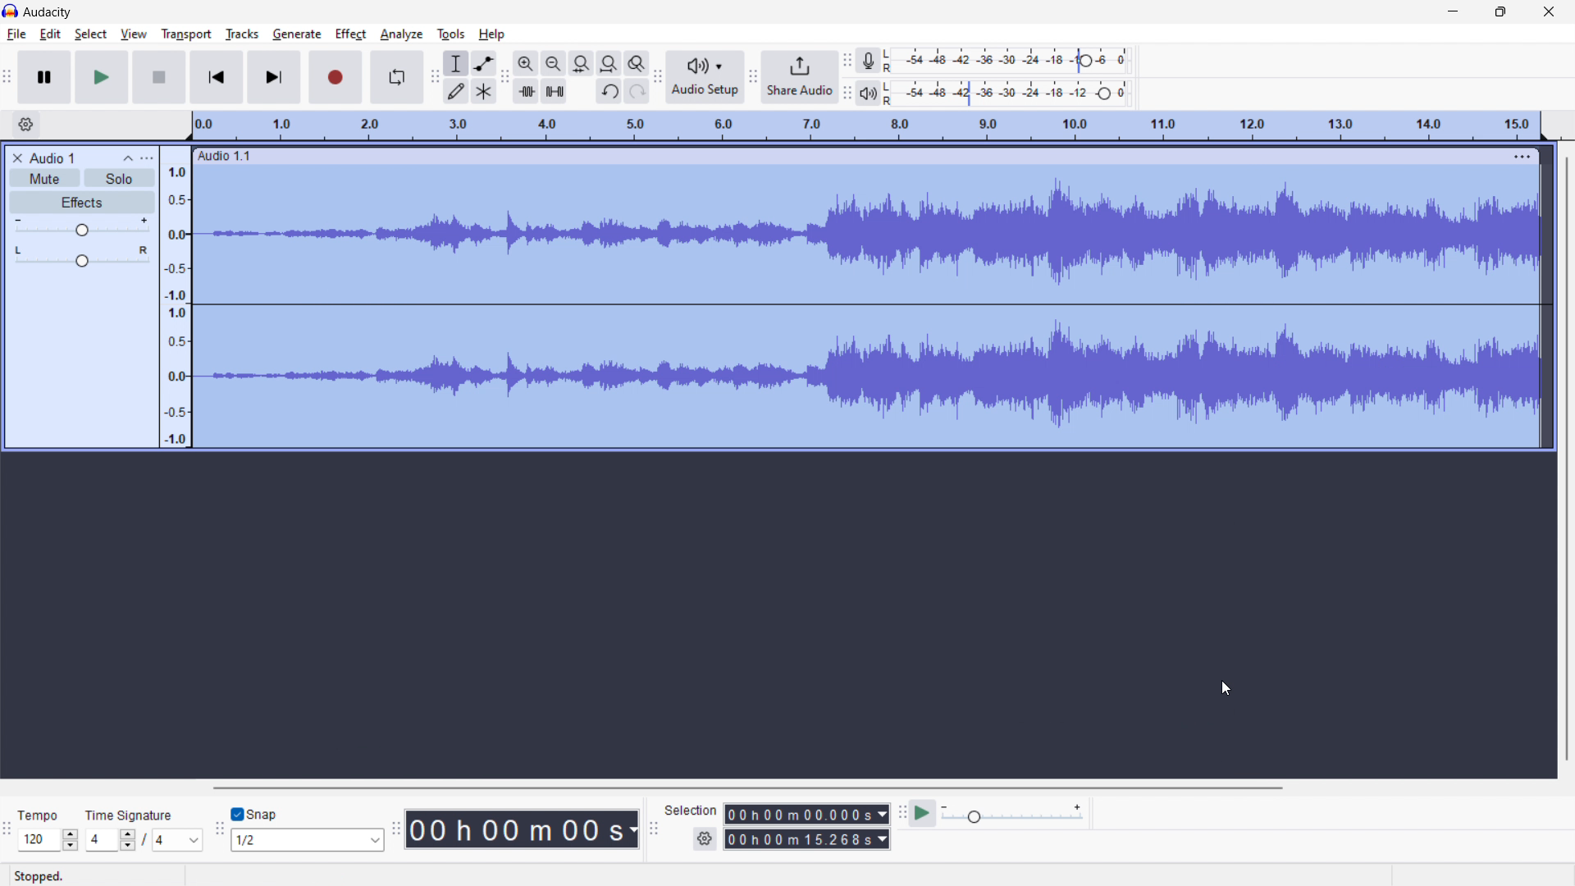  What do you see at coordinates (924, 813) in the screenshot?
I see `play at speed` at bounding box center [924, 813].